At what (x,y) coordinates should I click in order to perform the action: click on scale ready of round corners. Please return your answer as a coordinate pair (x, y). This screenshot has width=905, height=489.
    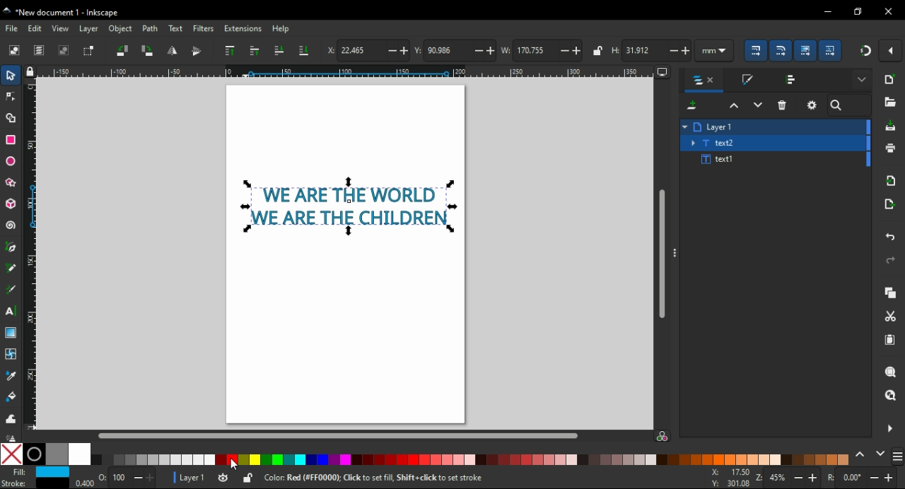
    Looking at the image, I should click on (781, 51).